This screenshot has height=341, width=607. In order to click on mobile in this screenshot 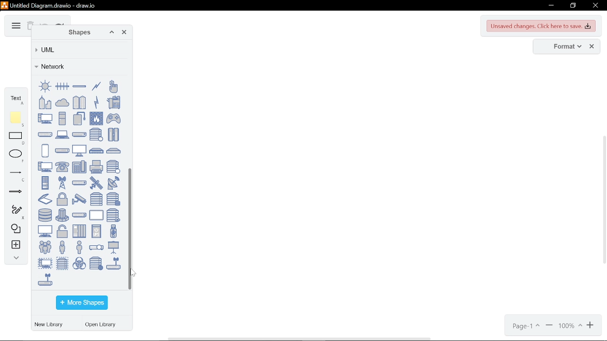, I will do `click(45, 151)`.